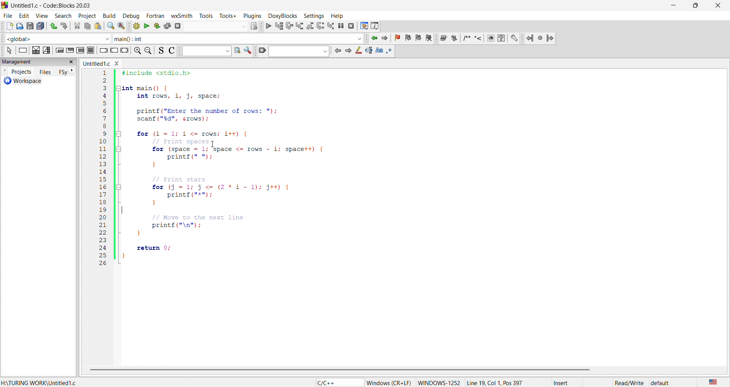 This screenshot has height=387, width=730. I want to click on wxsmith, so click(184, 15).